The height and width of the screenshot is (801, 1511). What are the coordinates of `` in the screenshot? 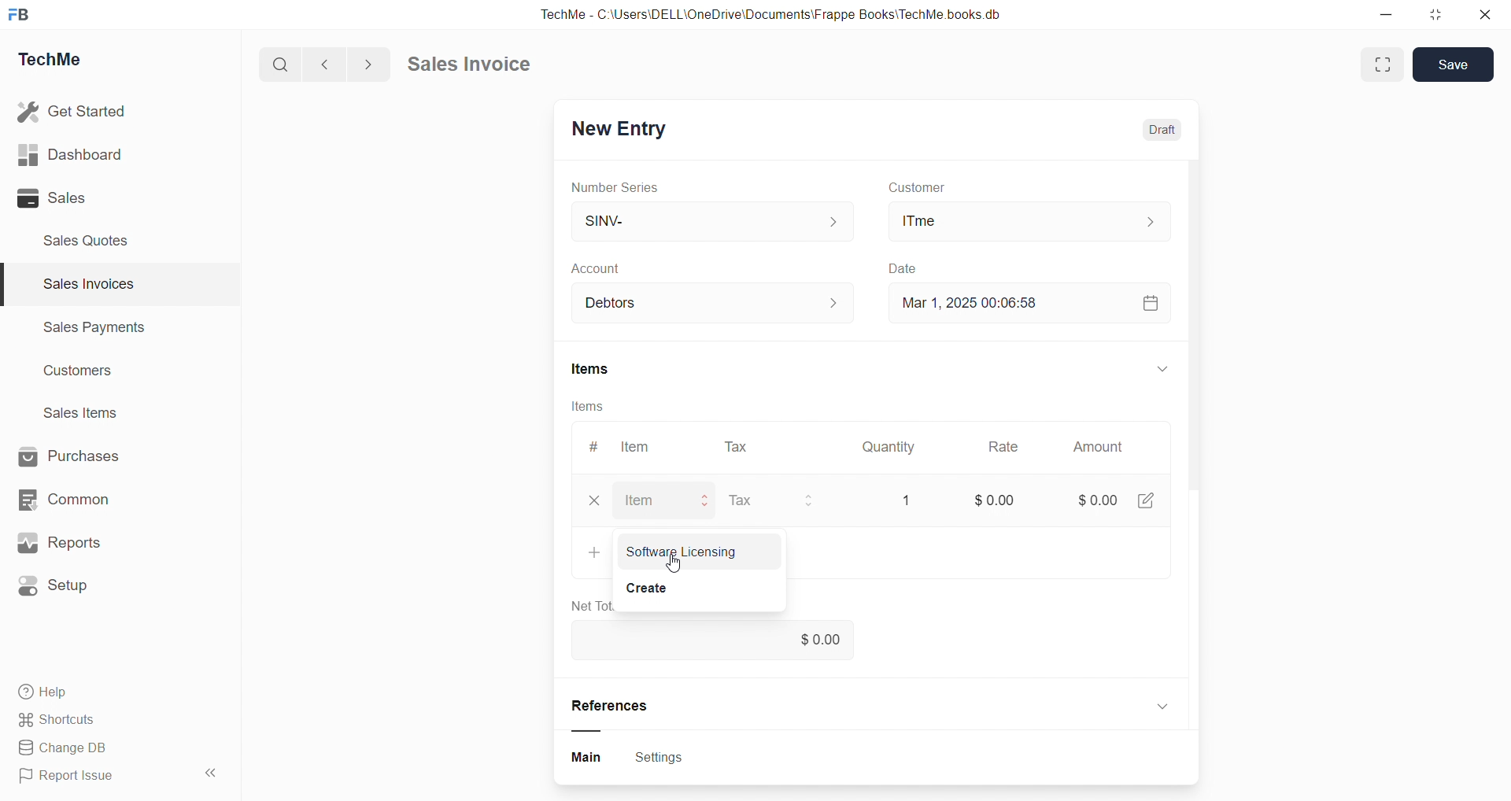 It's located at (587, 759).